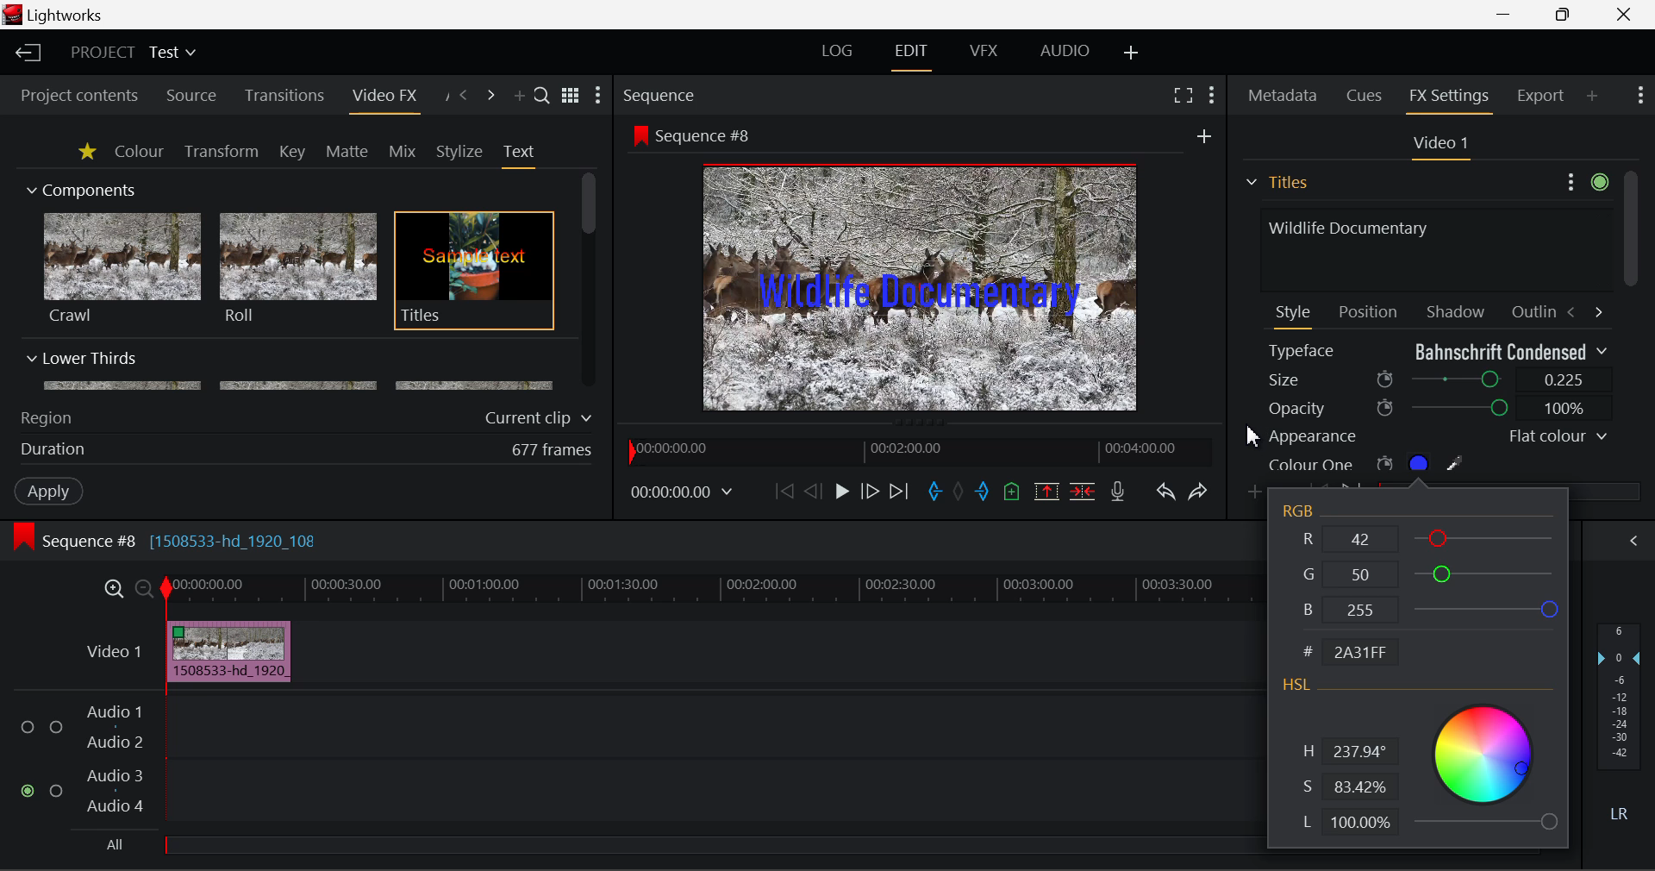 The image size is (1655, 871). What do you see at coordinates (710, 136) in the screenshot?
I see `Sequence #8` at bounding box center [710, 136].